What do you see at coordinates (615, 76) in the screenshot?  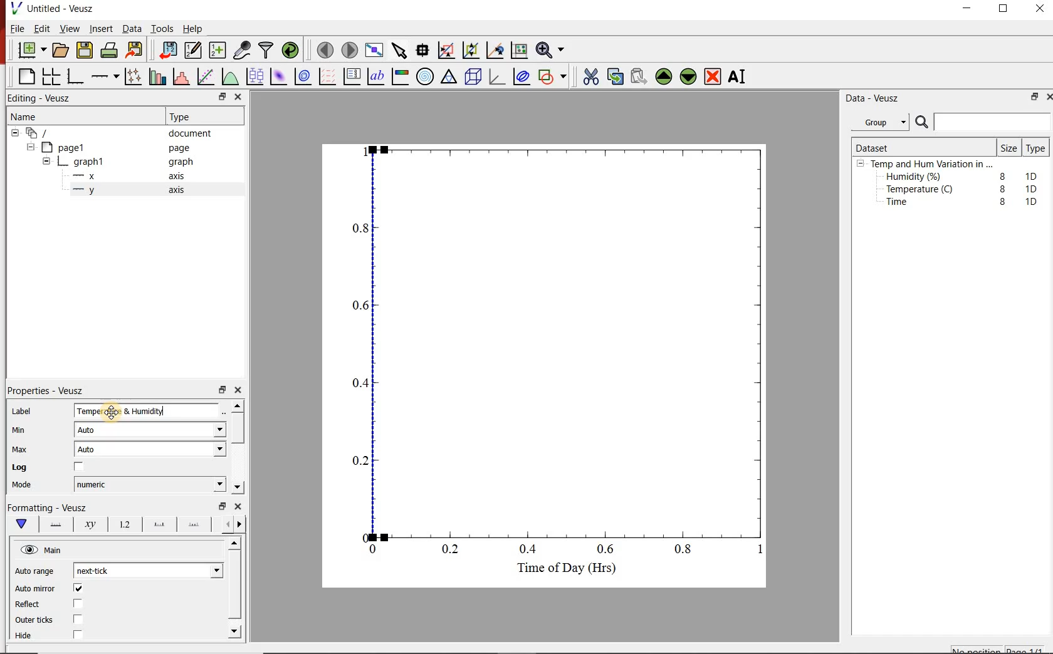 I see `copy the selected widget` at bounding box center [615, 76].